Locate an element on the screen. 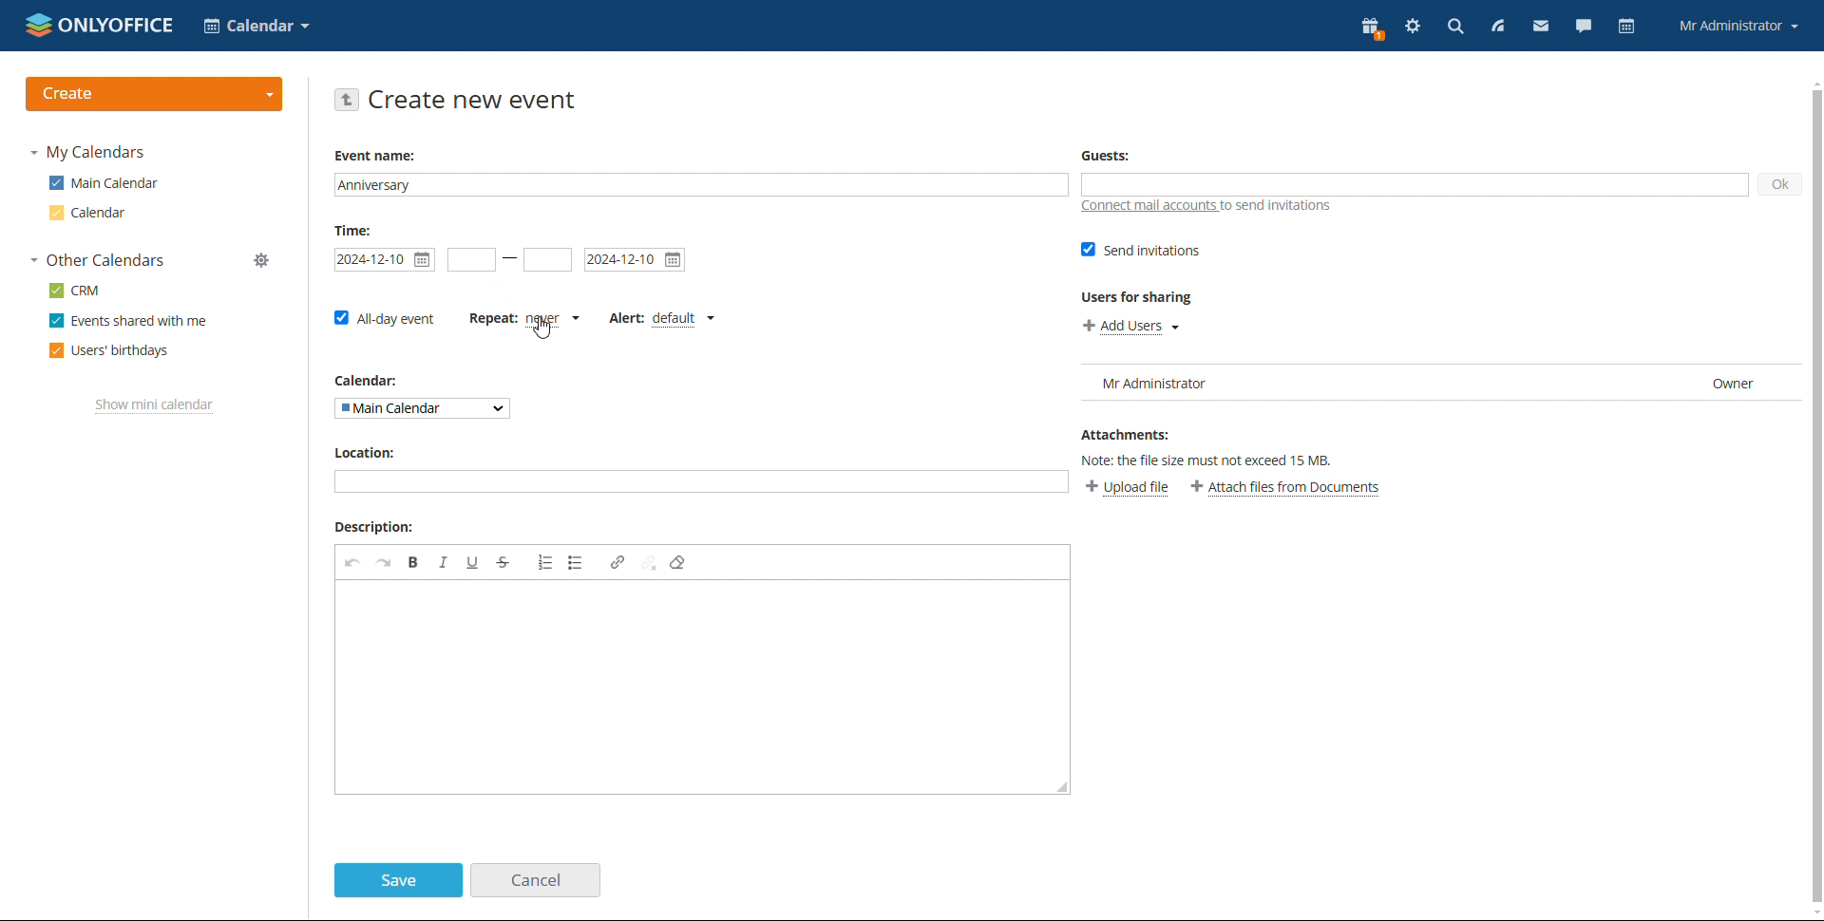 This screenshot has width=1824, height=921. attach file from documents is located at coordinates (1287, 488).